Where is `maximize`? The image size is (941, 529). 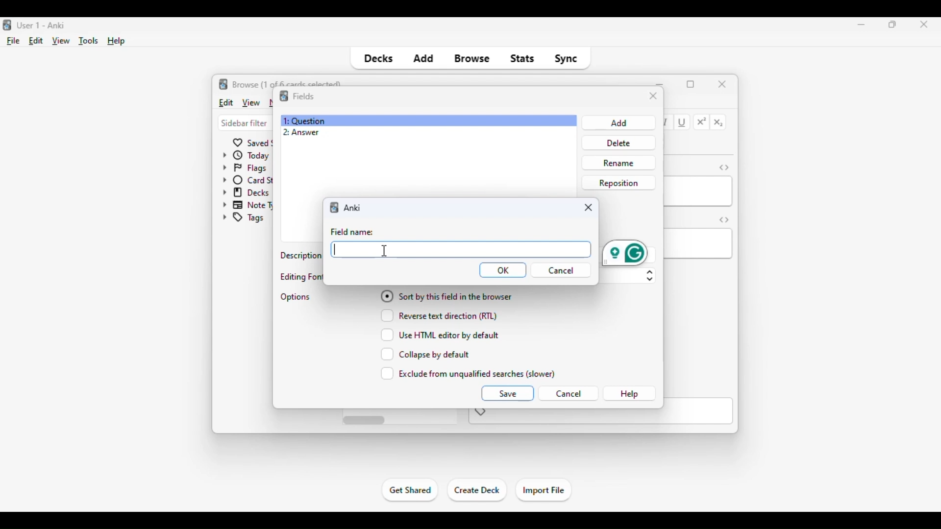
maximize is located at coordinates (893, 24).